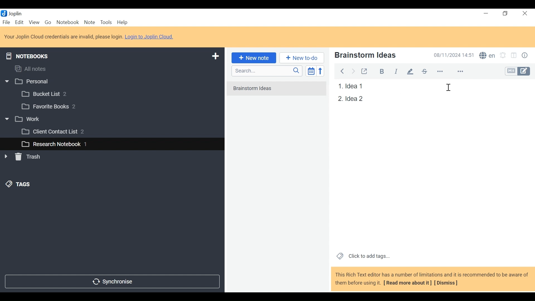 The width and height of the screenshot is (535, 301). What do you see at coordinates (14, 13) in the screenshot?
I see `Joplin Desktop Icon` at bounding box center [14, 13].